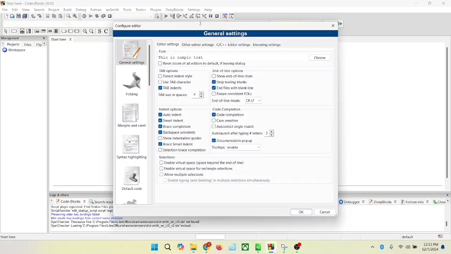 Image resolution: width=451 pixels, height=254 pixels. I want to click on entry condition loop, so click(36, 31).